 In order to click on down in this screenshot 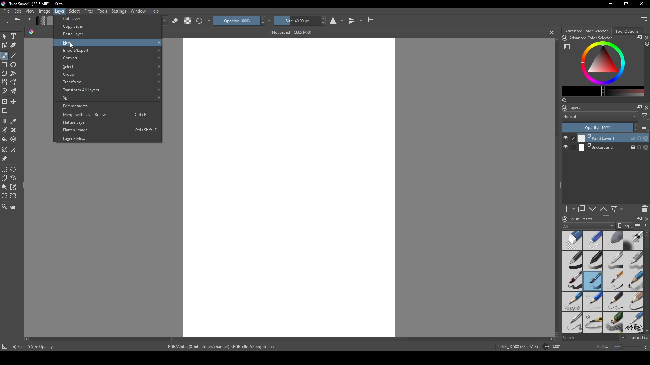, I will do `click(592, 209)`.